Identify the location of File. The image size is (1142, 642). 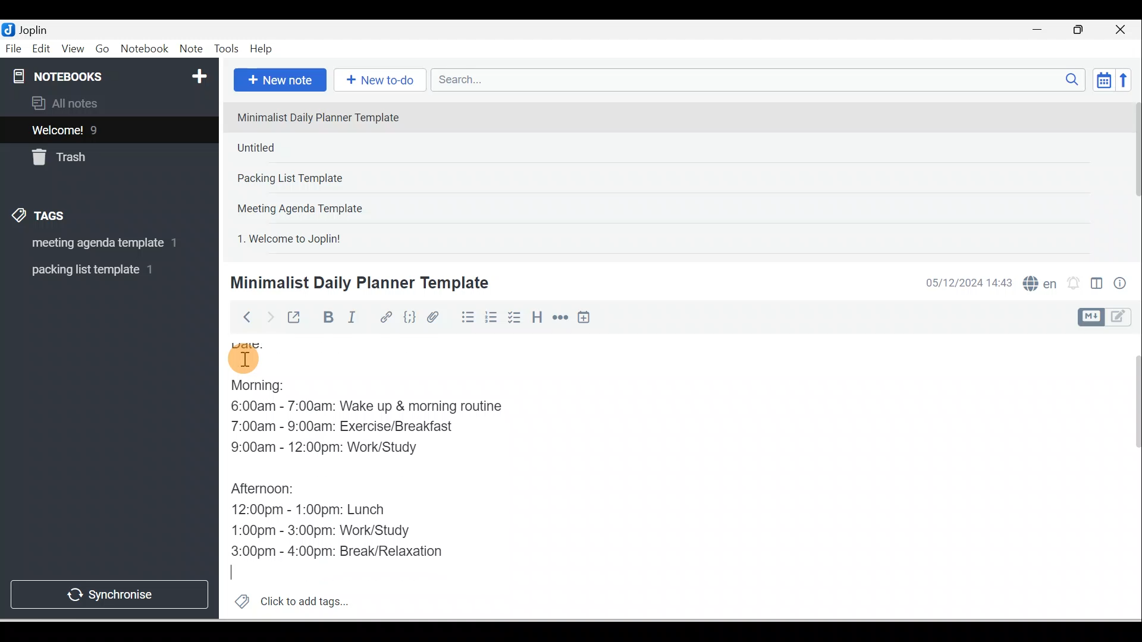
(14, 48).